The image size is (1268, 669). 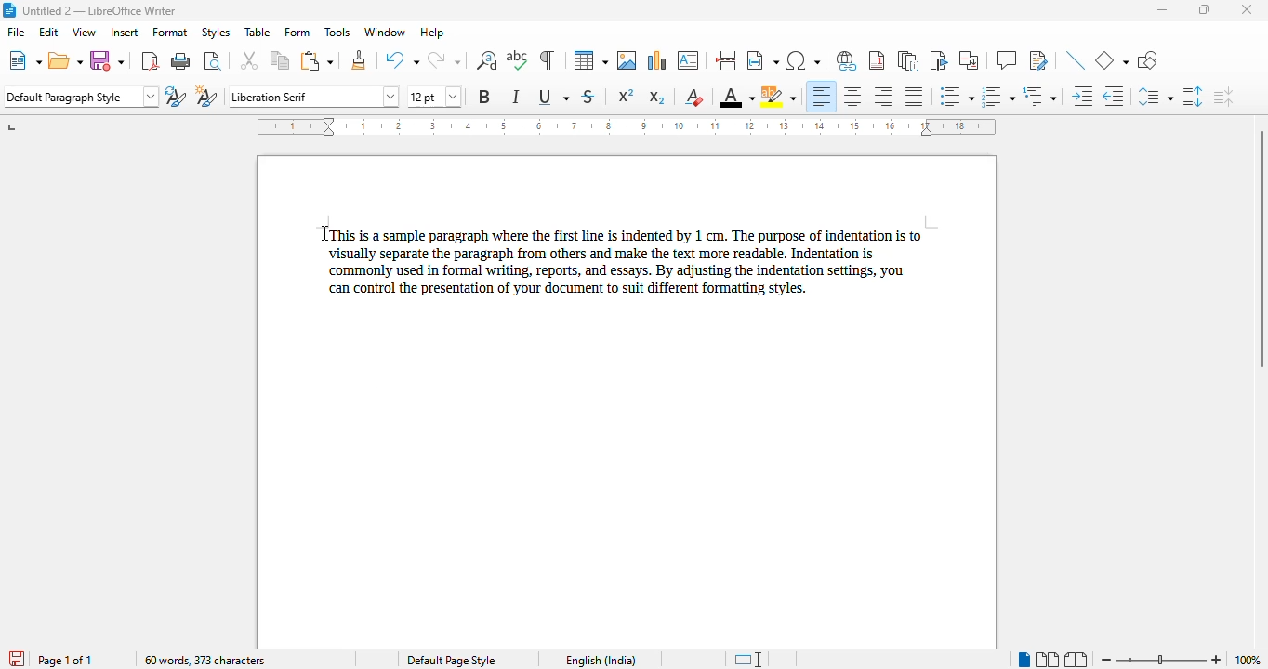 I want to click on justified, so click(x=915, y=96).